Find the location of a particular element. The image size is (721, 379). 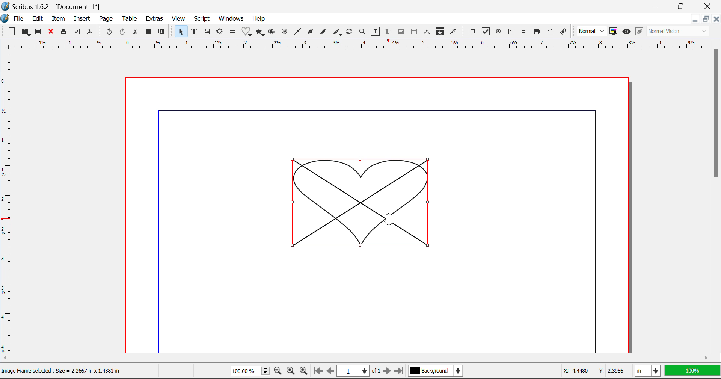

Page is located at coordinates (107, 19).